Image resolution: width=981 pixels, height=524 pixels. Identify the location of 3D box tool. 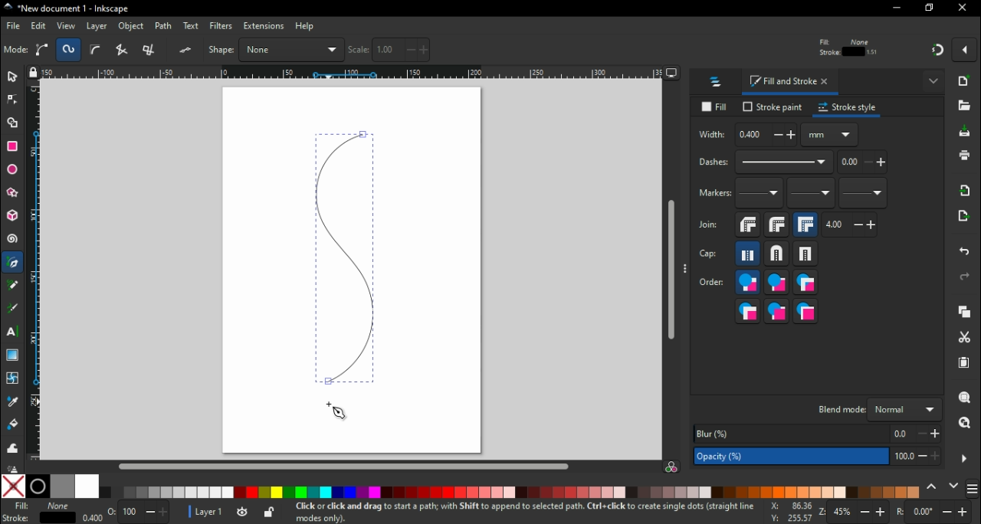
(12, 218).